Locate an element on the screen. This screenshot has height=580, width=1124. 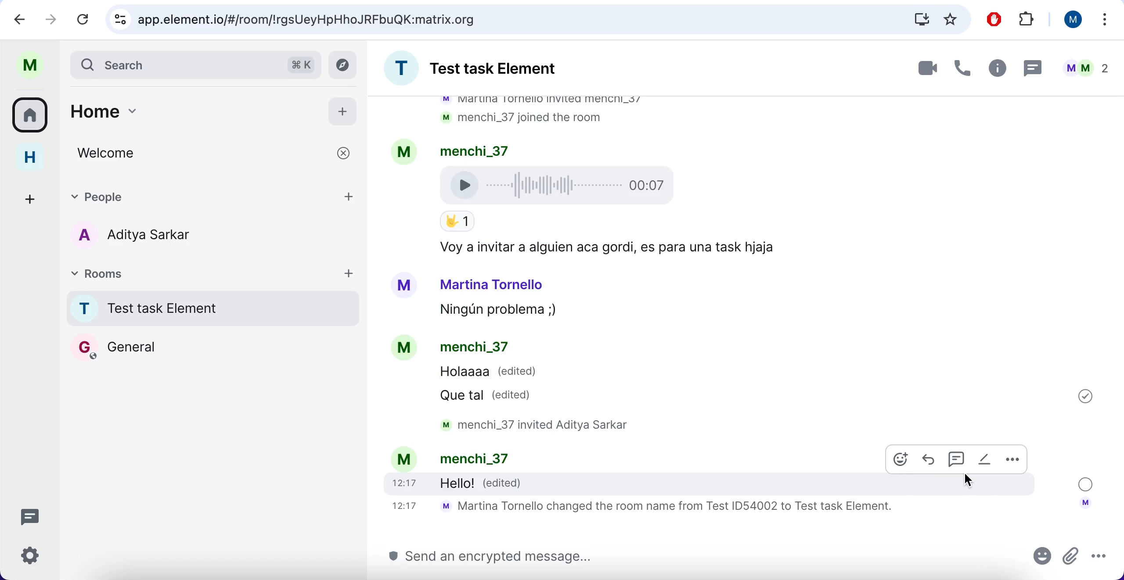
message is located at coordinates (1034, 69).